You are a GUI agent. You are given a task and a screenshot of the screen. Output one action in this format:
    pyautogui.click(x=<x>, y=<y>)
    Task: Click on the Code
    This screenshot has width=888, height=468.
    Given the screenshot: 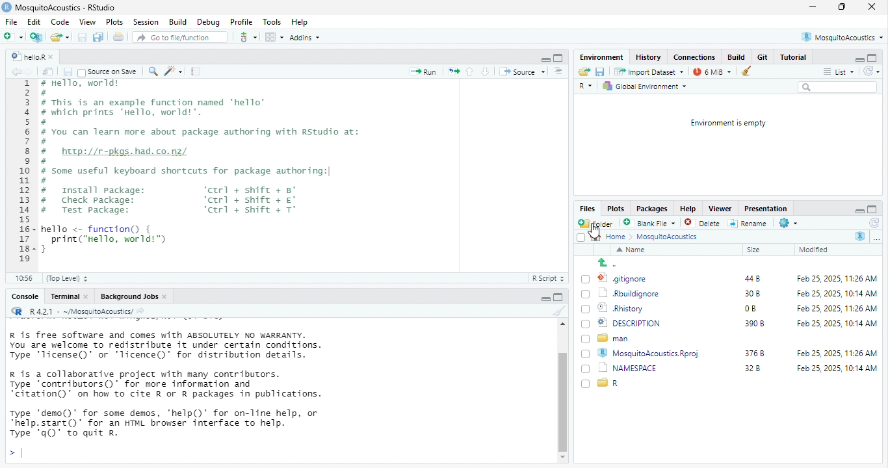 What is the action you would take?
    pyautogui.click(x=59, y=22)
    